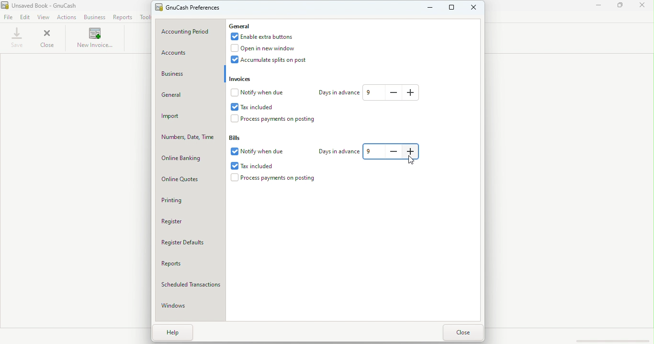  What do you see at coordinates (25, 18) in the screenshot?
I see `Edit` at bounding box center [25, 18].